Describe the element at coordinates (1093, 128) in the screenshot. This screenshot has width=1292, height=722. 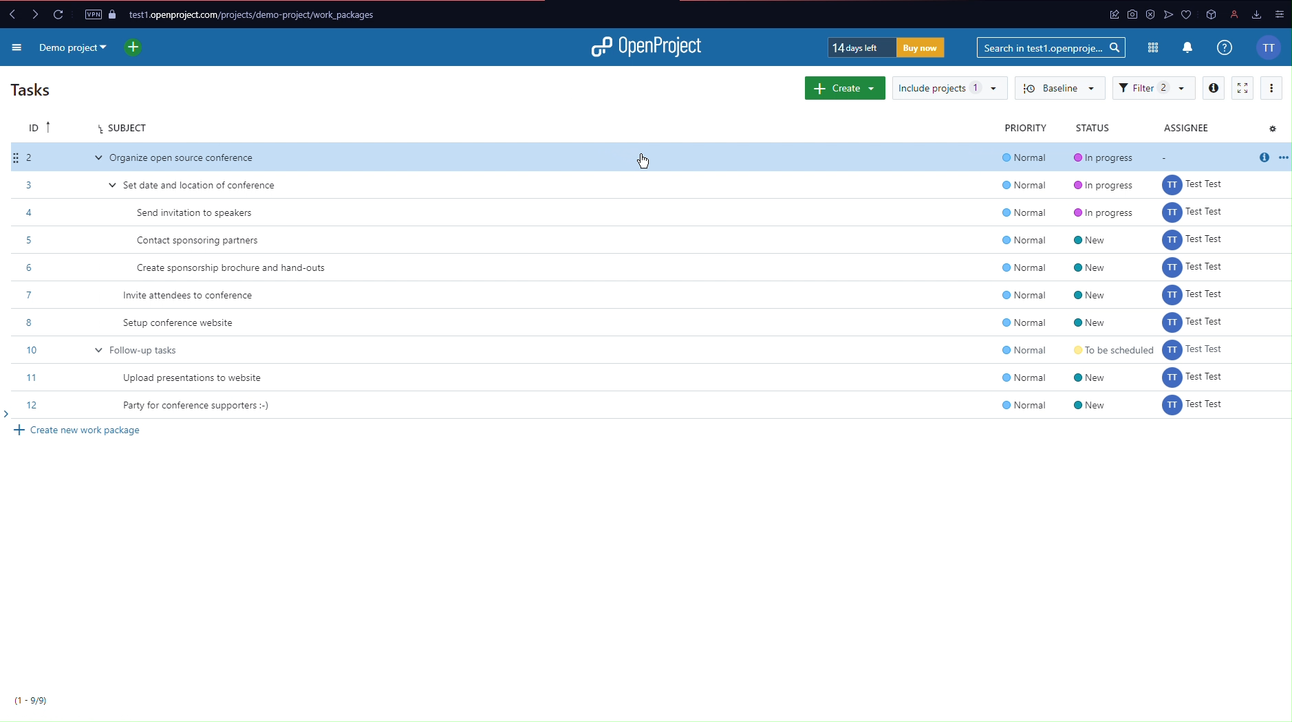
I see `Status` at that location.